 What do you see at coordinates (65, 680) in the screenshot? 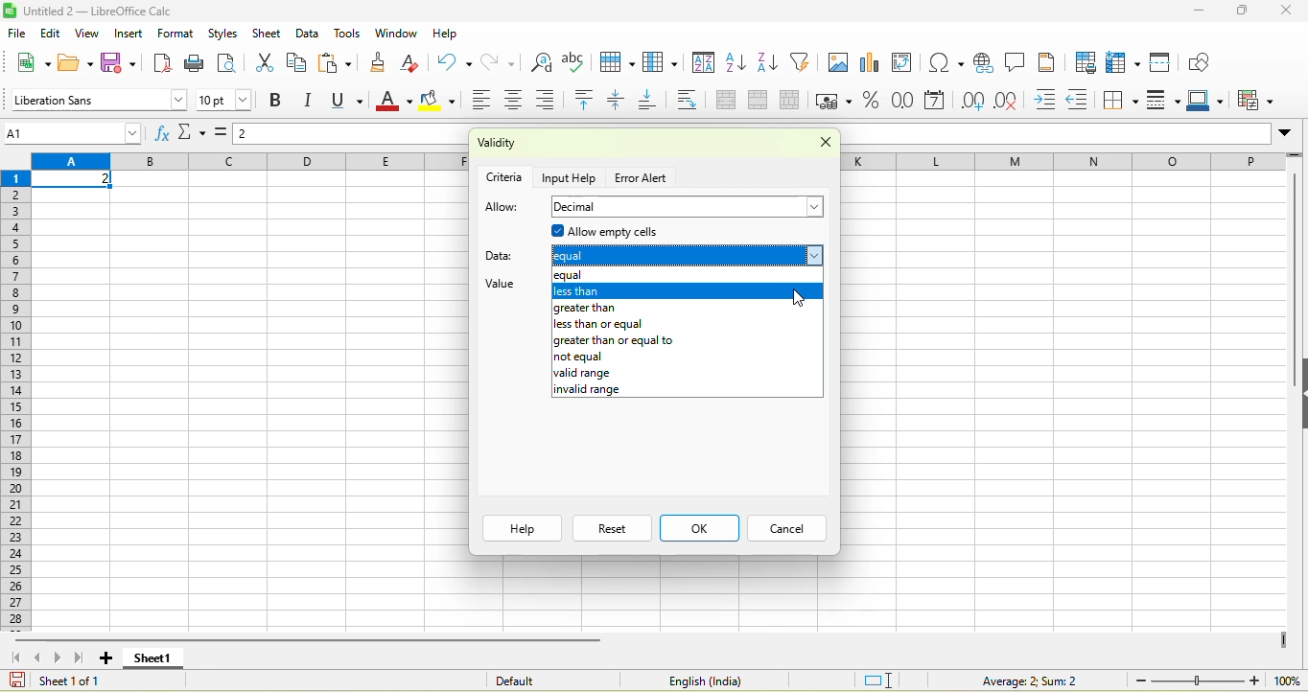
I see `sheet 1 0f 1` at bounding box center [65, 680].